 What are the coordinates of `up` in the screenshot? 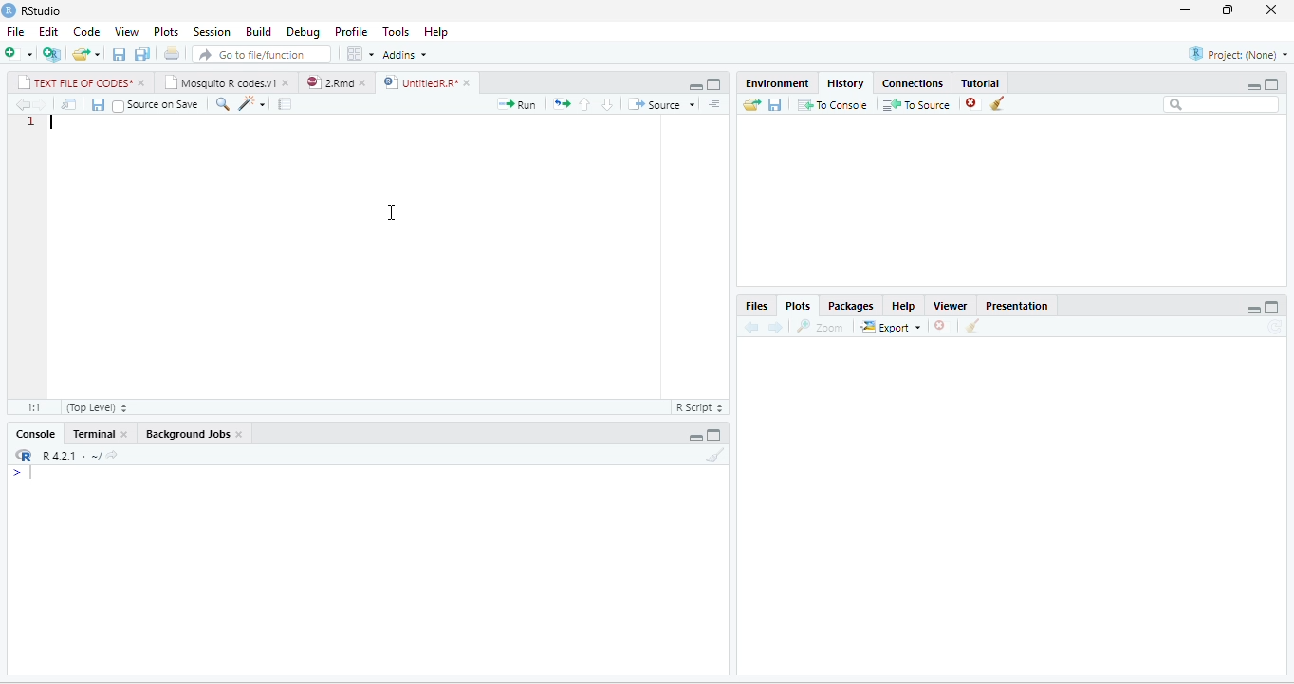 It's located at (584, 104).